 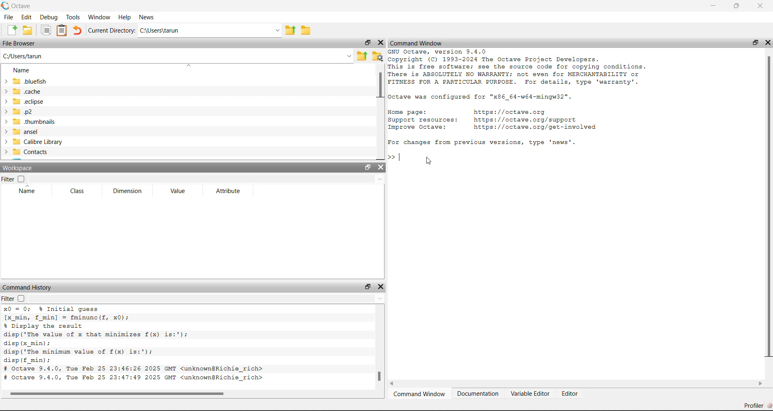 I want to click on Scrollbar, so click(x=123, y=393).